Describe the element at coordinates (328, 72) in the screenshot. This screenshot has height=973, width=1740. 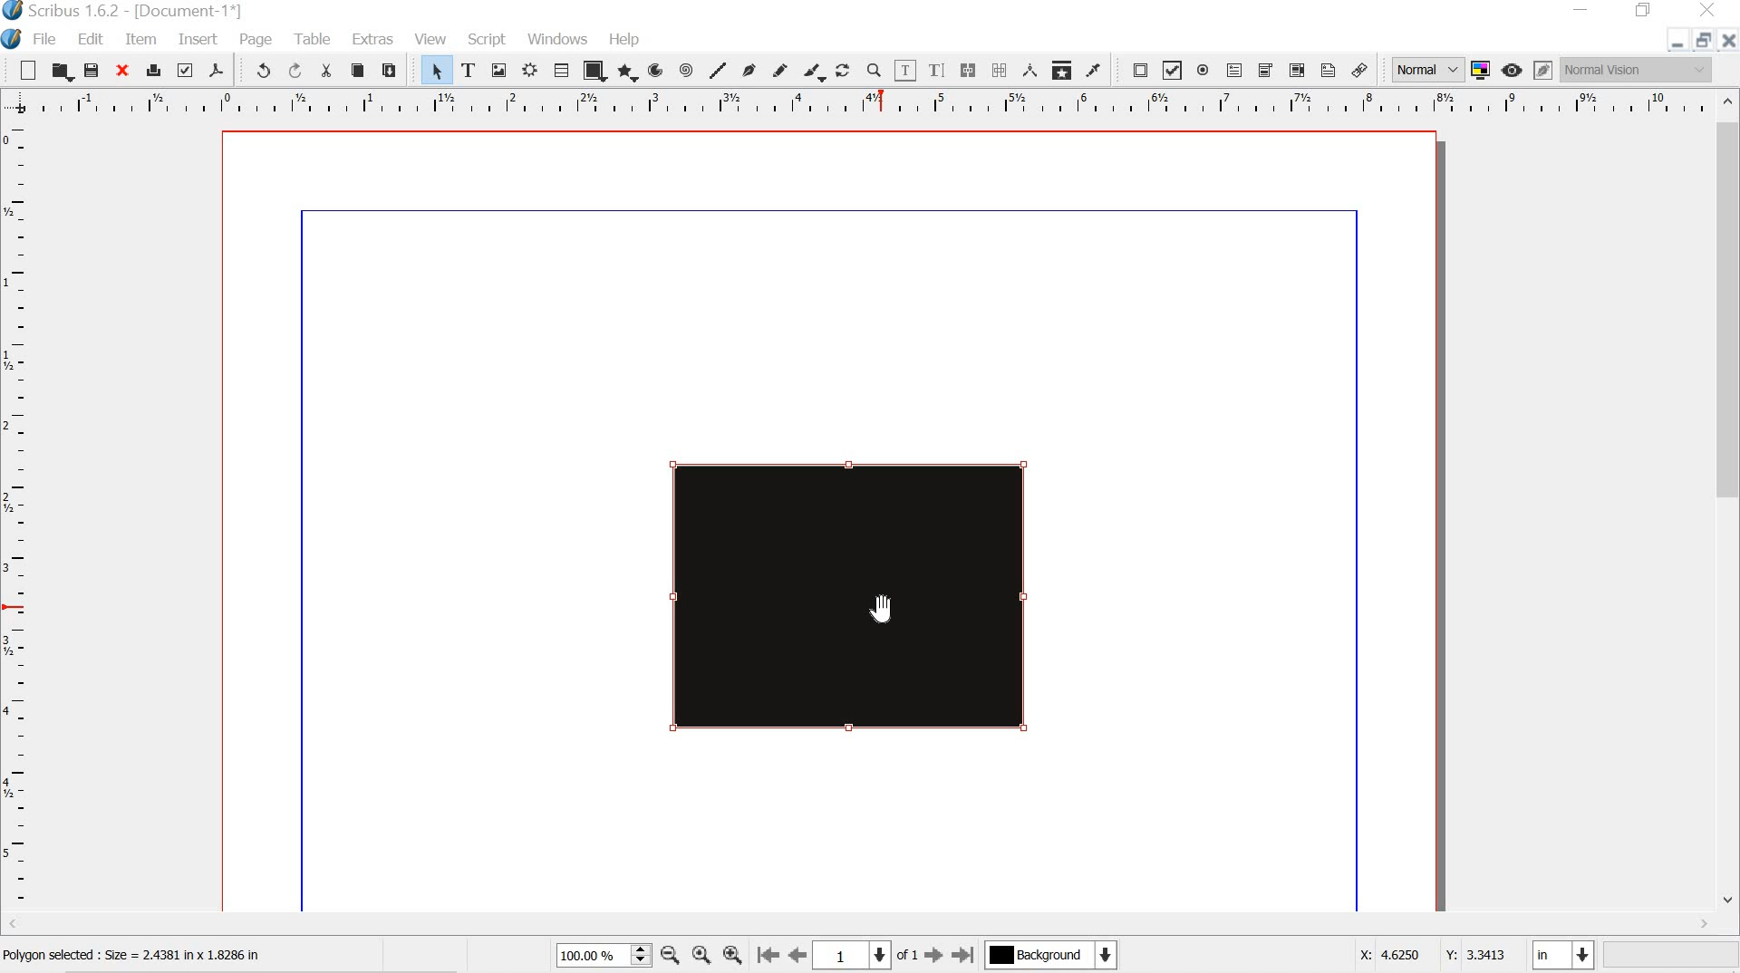
I see `cut` at that location.